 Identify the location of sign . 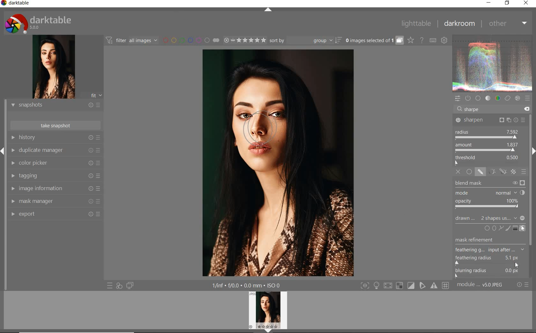
(435, 287).